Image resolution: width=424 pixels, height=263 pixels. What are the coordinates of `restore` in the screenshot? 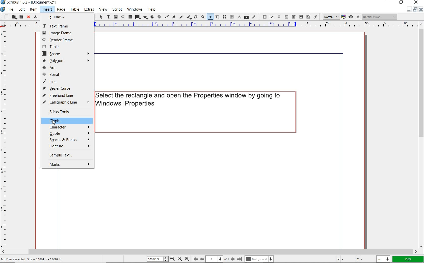 It's located at (401, 3).